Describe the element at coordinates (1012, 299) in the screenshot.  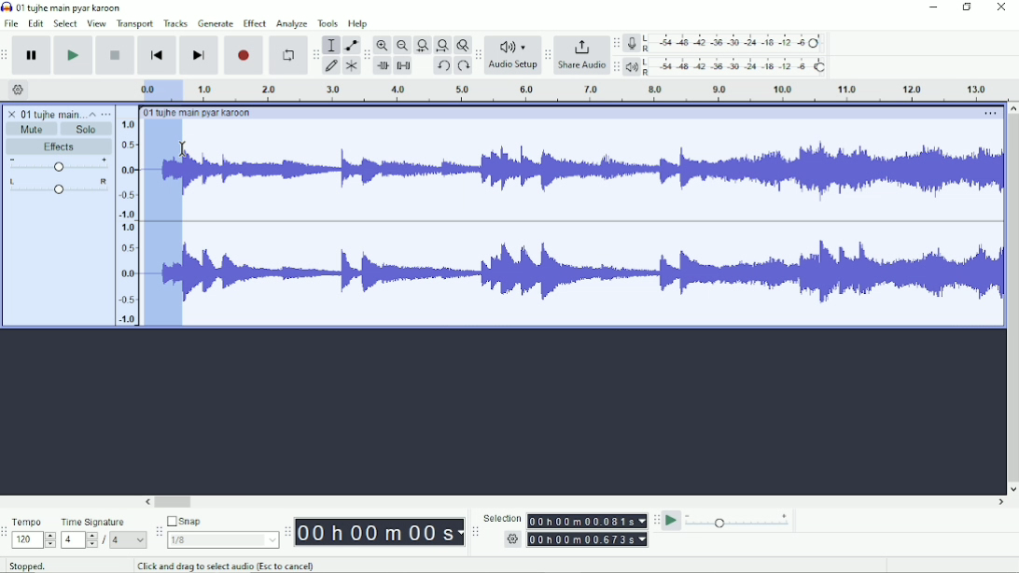
I see `Vertical scrollbar` at that location.